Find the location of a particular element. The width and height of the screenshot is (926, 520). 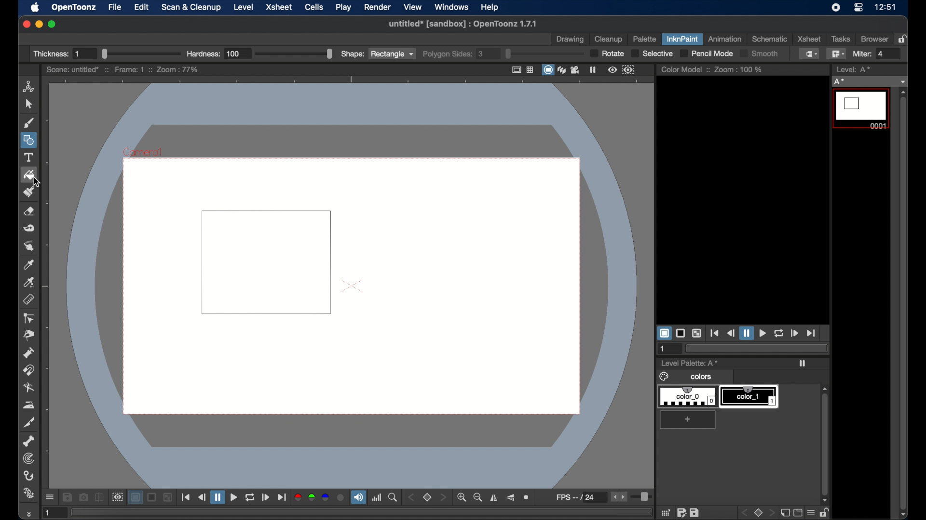

polyline fill tool is located at coordinates (836, 53).